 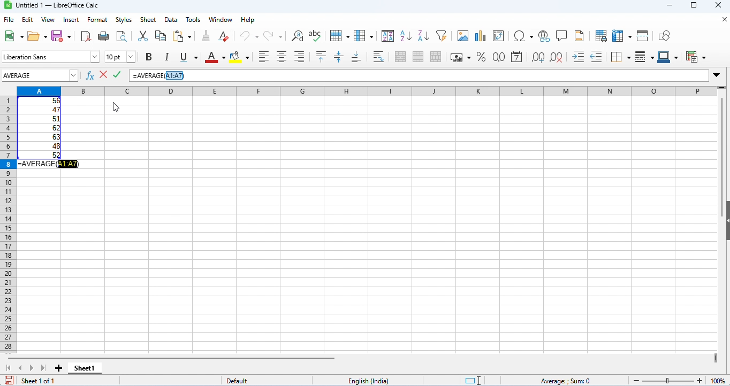 What do you see at coordinates (363, 35) in the screenshot?
I see `column` at bounding box center [363, 35].